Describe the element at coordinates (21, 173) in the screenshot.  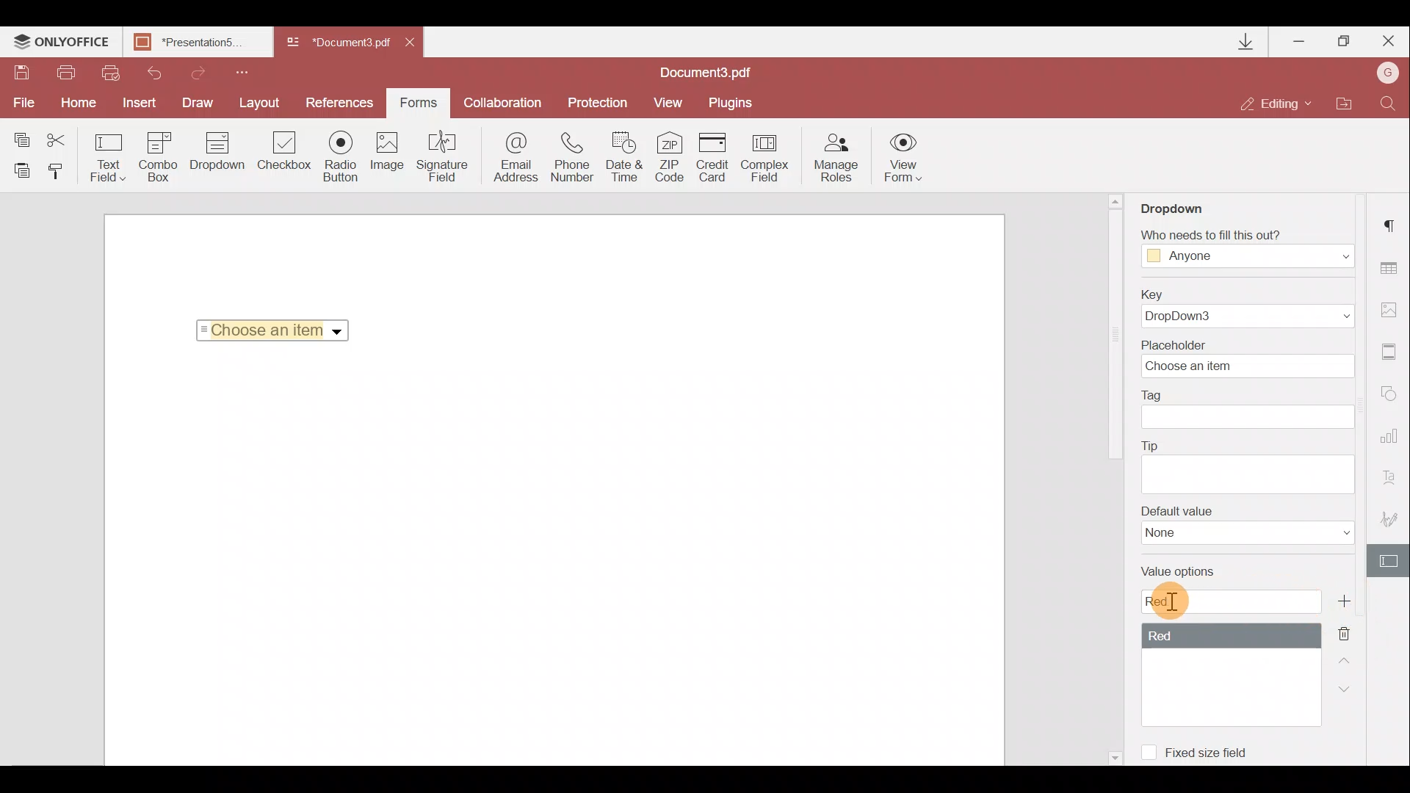
I see `Paste` at that location.